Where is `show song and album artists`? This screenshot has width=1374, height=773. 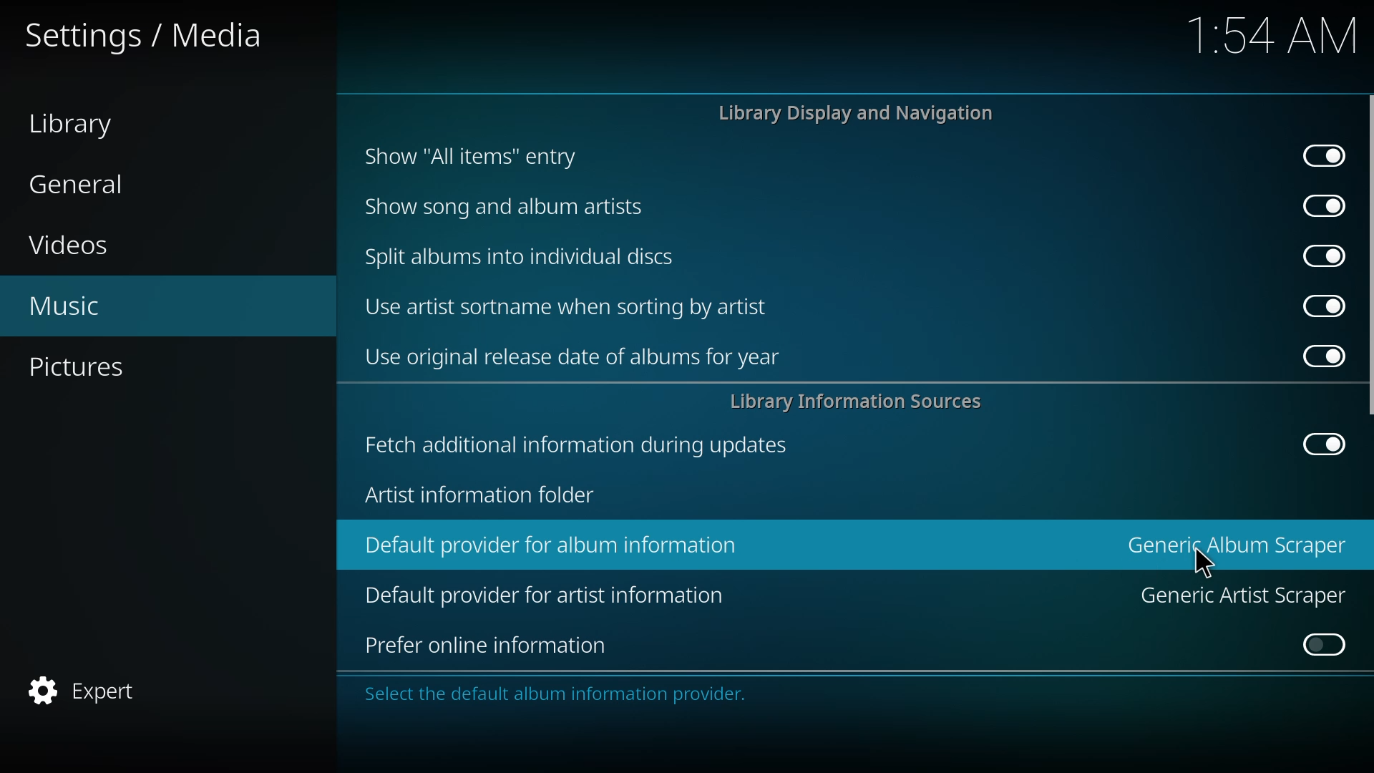
show song and album artists is located at coordinates (512, 207).